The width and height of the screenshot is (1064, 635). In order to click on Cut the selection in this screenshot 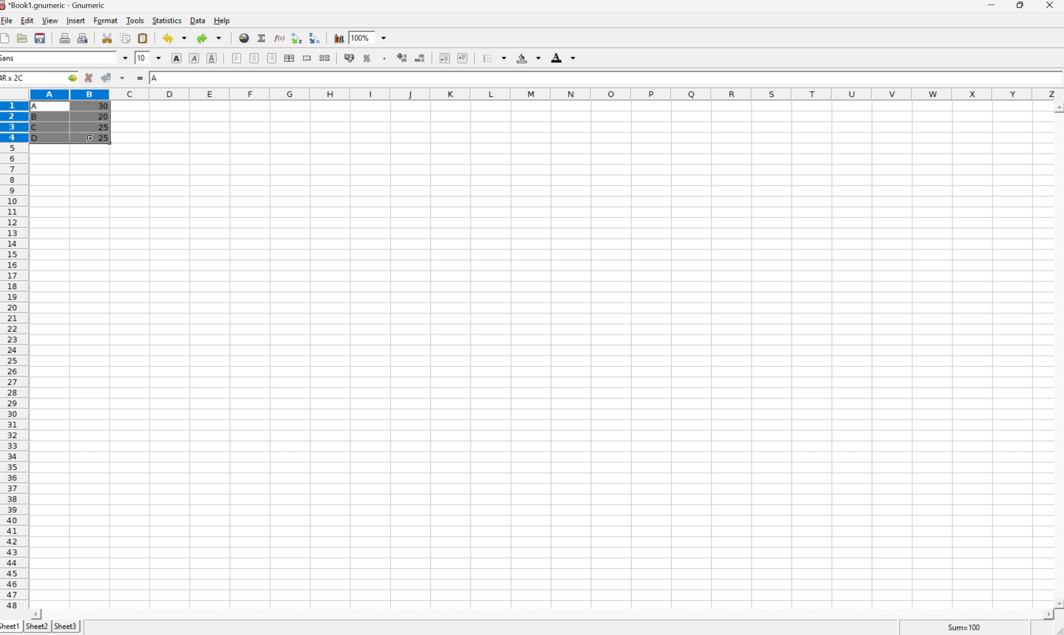, I will do `click(109, 38)`.